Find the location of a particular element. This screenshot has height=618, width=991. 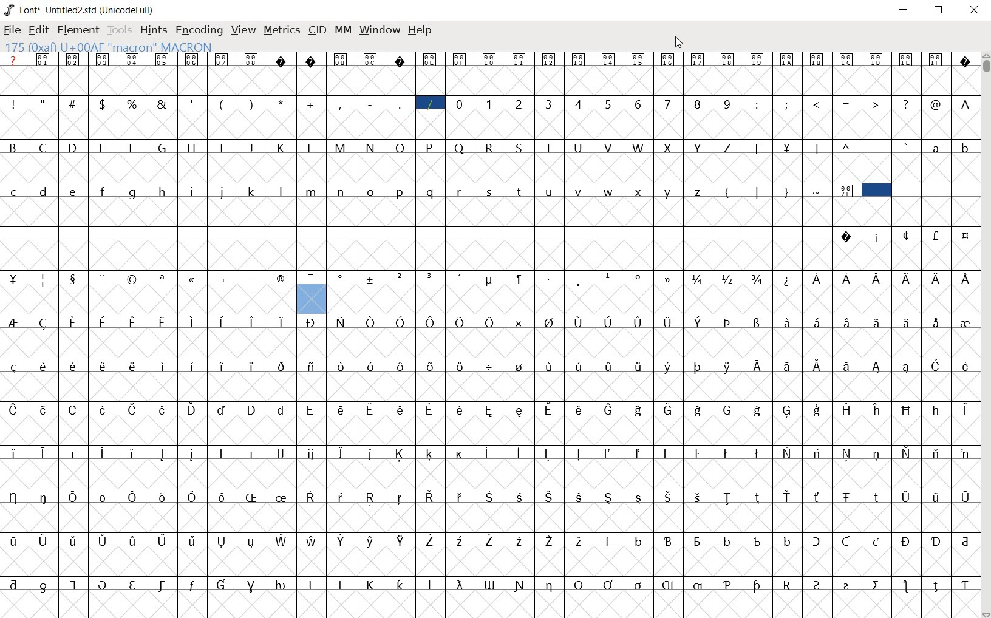

m is located at coordinates (312, 191).